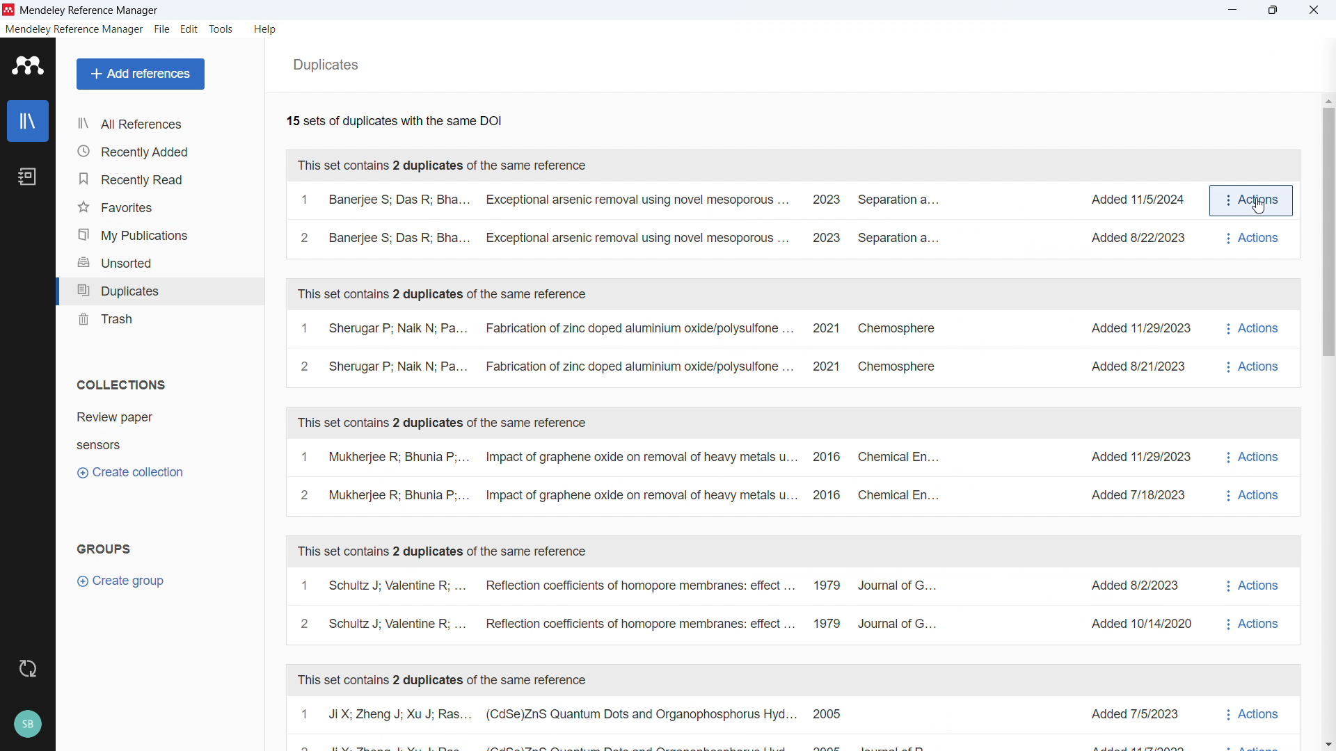  What do you see at coordinates (157, 151) in the screenshot?
I see `Recently added ` at bounding box center [157, 151].